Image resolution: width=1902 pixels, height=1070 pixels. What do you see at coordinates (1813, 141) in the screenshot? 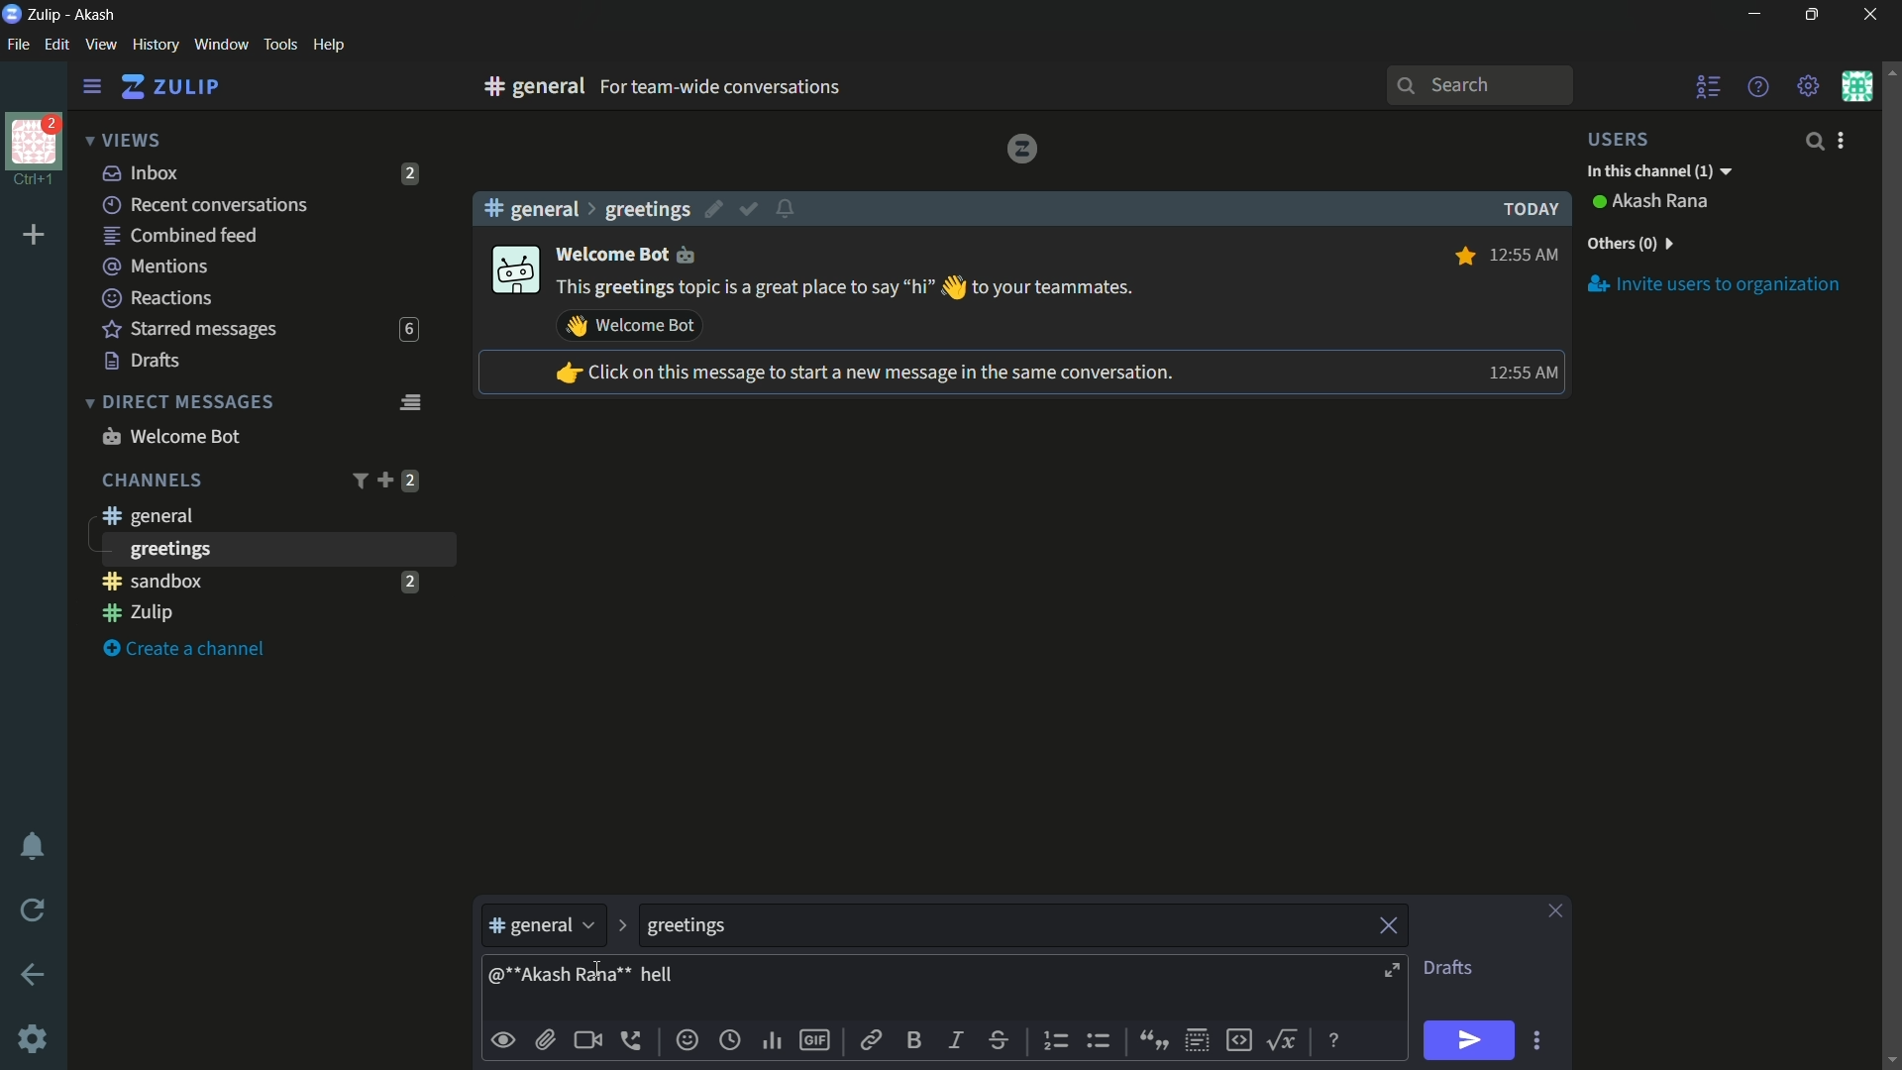
I see `search` at bounding box center [1813, 141].